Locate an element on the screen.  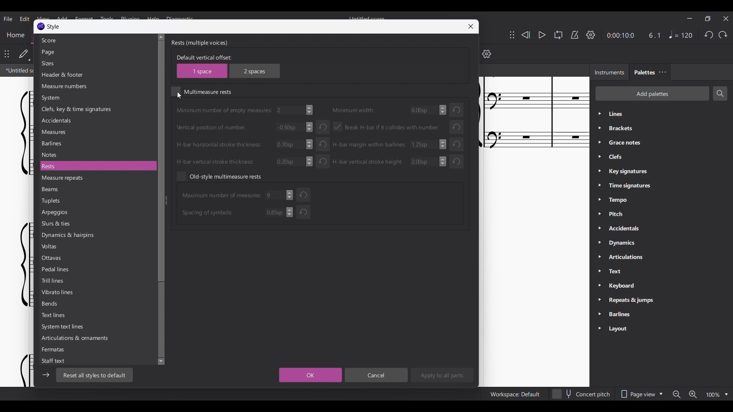
Tuplets is located at coordinates (97, 201).